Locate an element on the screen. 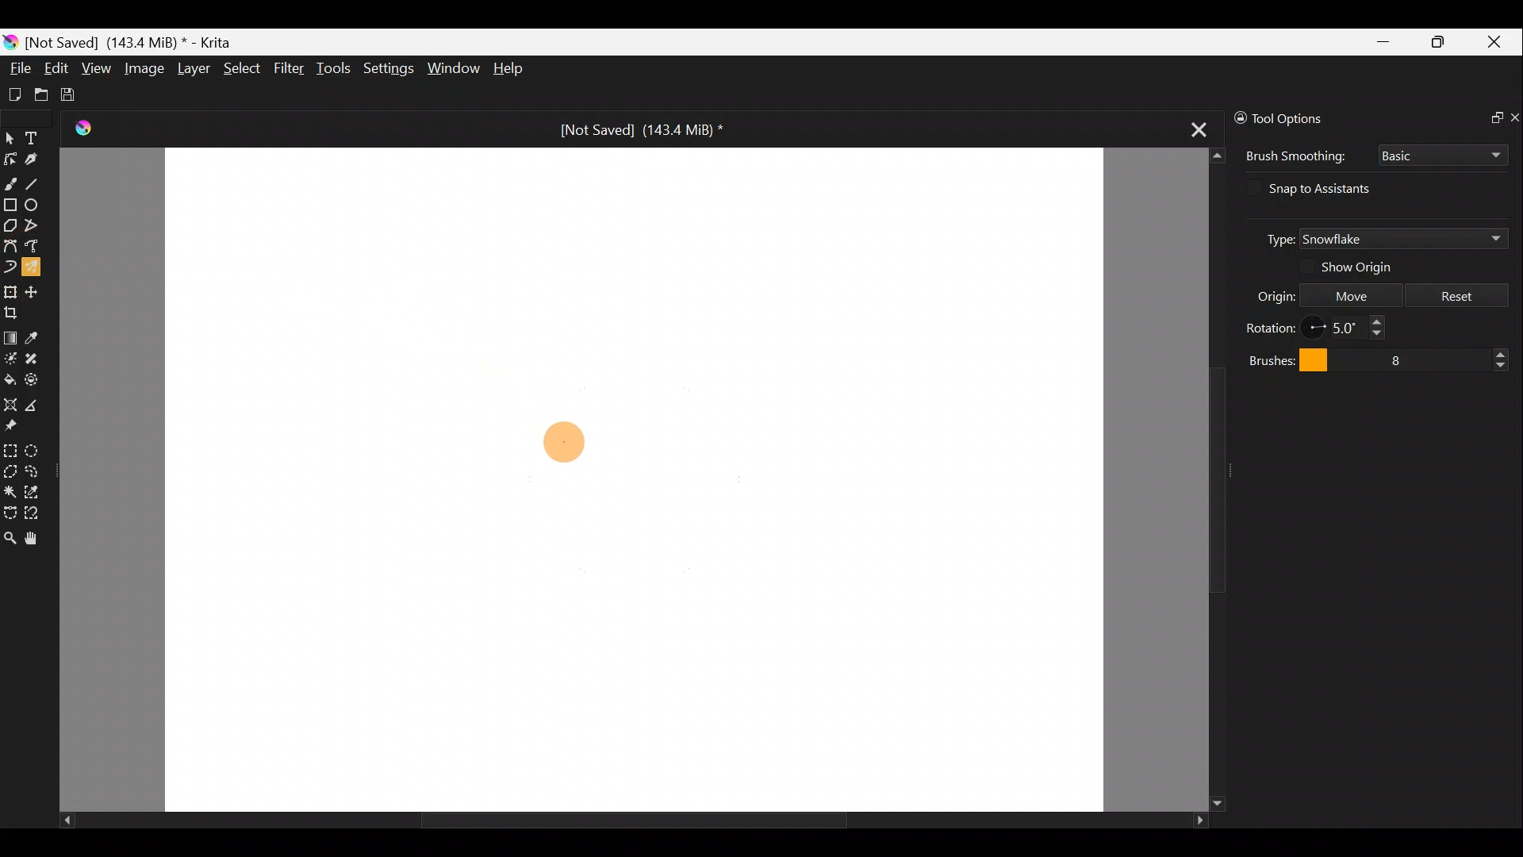  Origin is located at coordinates (1261, 294).